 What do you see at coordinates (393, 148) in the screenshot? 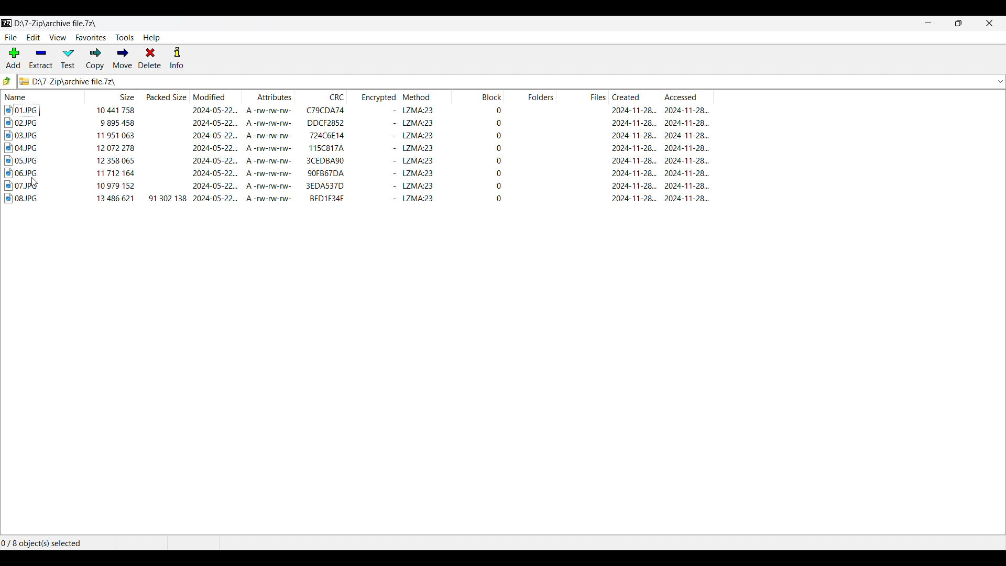
I see `encrypted status` at bounding box center [393, 148].